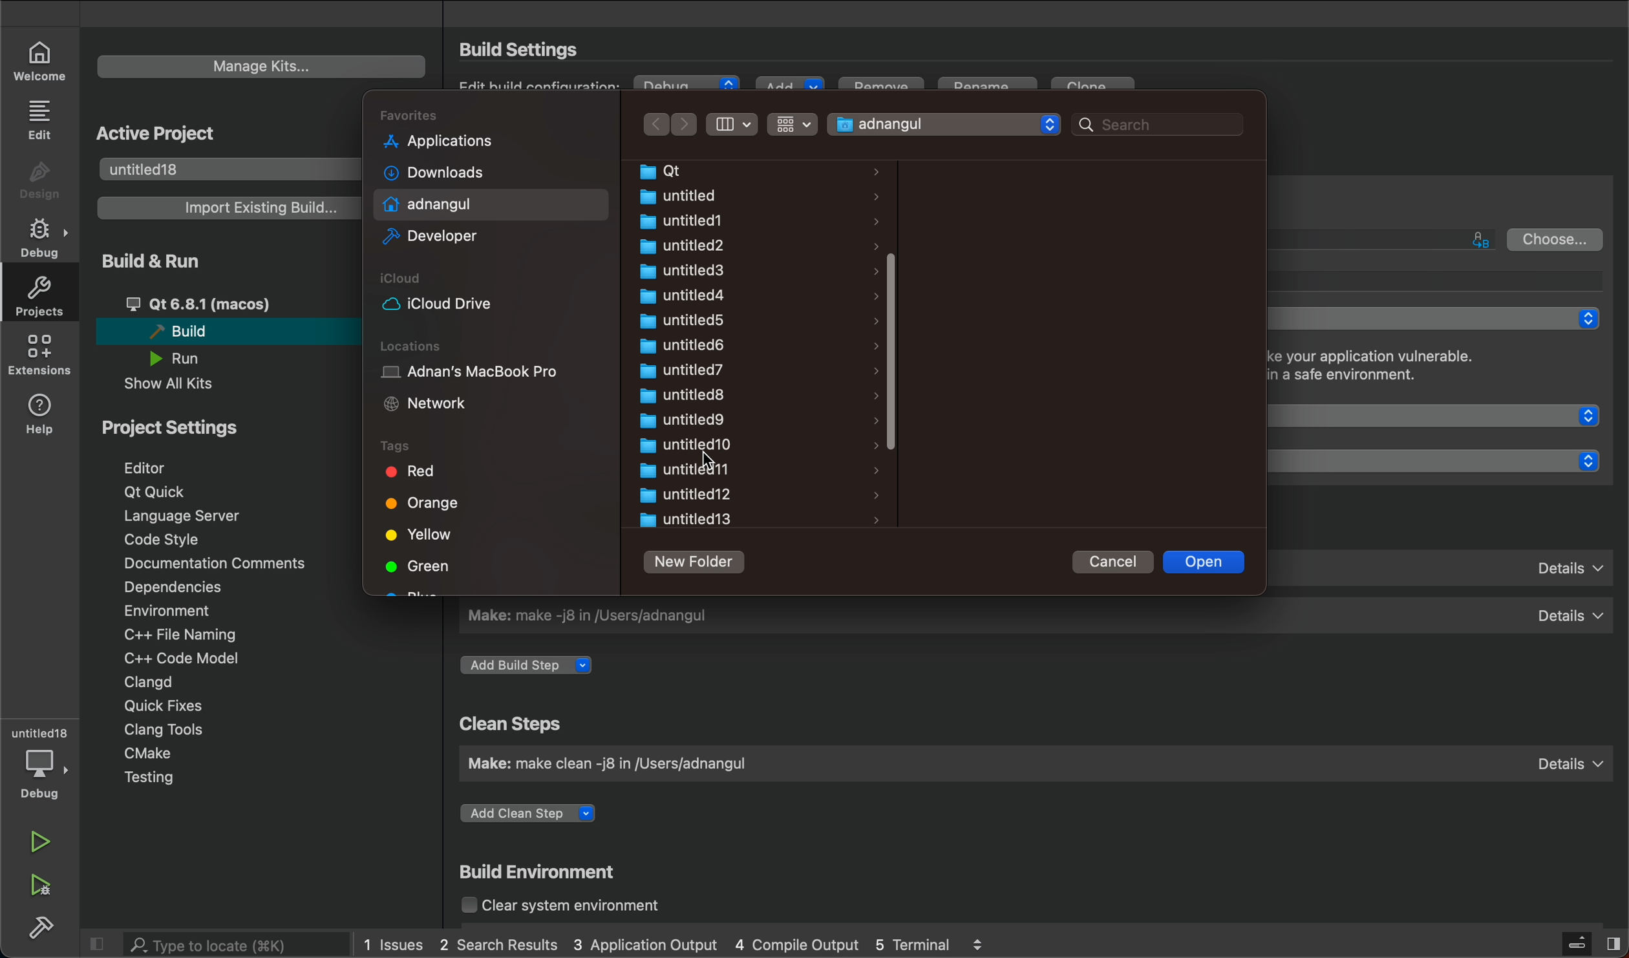  I want to click on documentation comments, so click(233, 564).